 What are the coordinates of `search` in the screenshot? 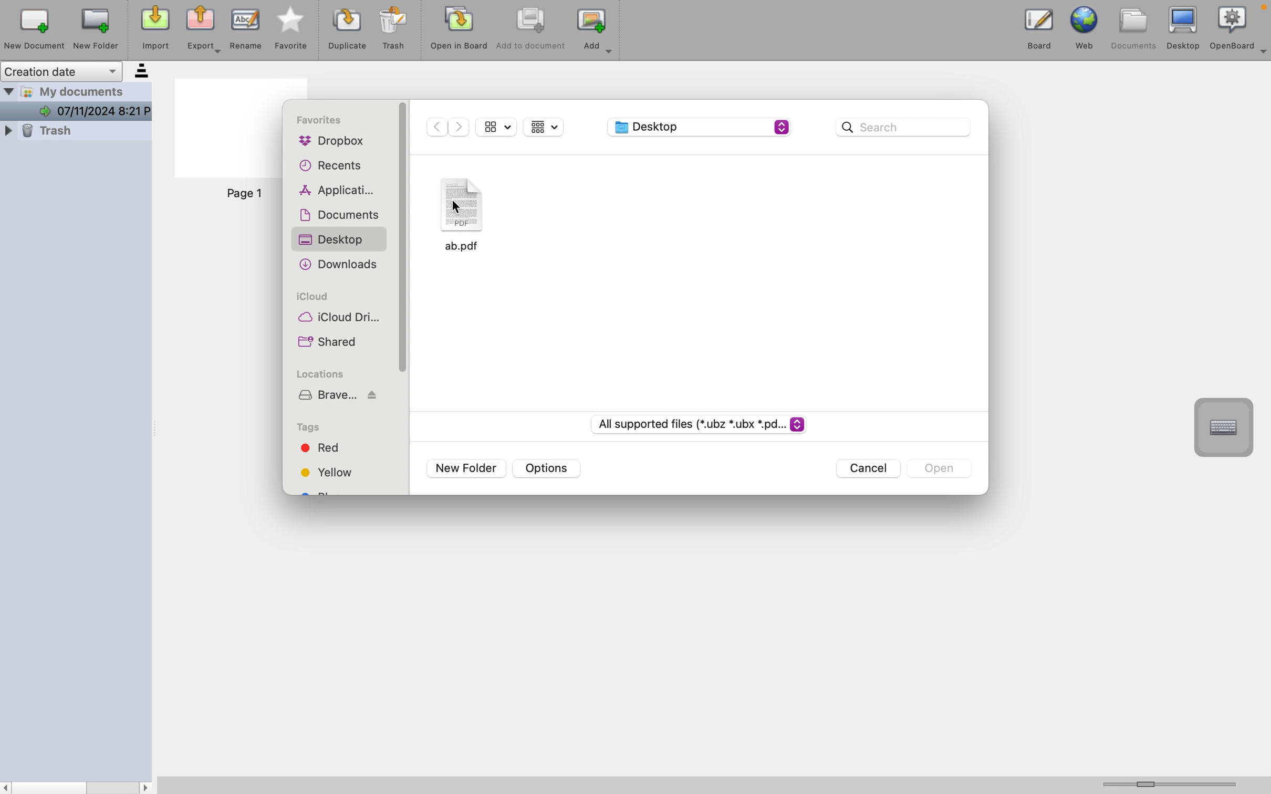 It's located at (904, 128).